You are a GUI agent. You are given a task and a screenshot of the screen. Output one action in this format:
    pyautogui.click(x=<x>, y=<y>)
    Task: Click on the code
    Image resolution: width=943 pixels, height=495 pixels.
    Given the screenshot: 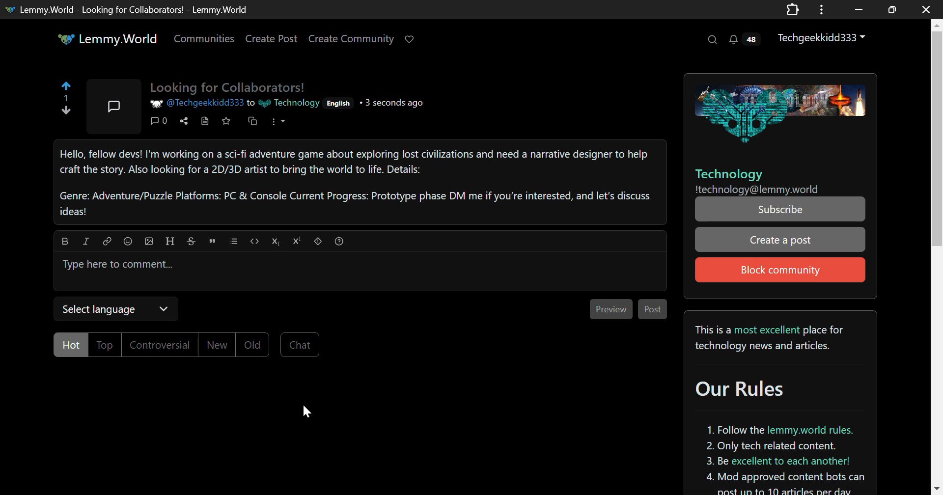 What is the action you would take?
    pyautogui.click(x=253, y=240)
    